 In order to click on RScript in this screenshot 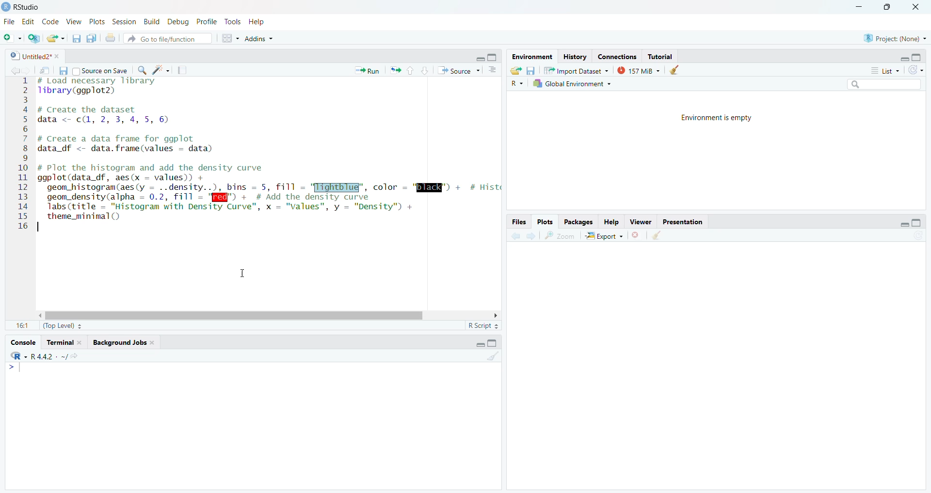, I will do `click(482, 324)`.